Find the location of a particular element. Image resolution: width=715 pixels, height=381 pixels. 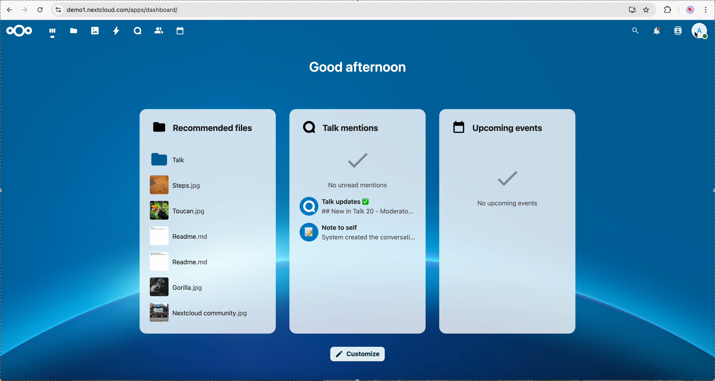

file is located at coordinates (174, 184).